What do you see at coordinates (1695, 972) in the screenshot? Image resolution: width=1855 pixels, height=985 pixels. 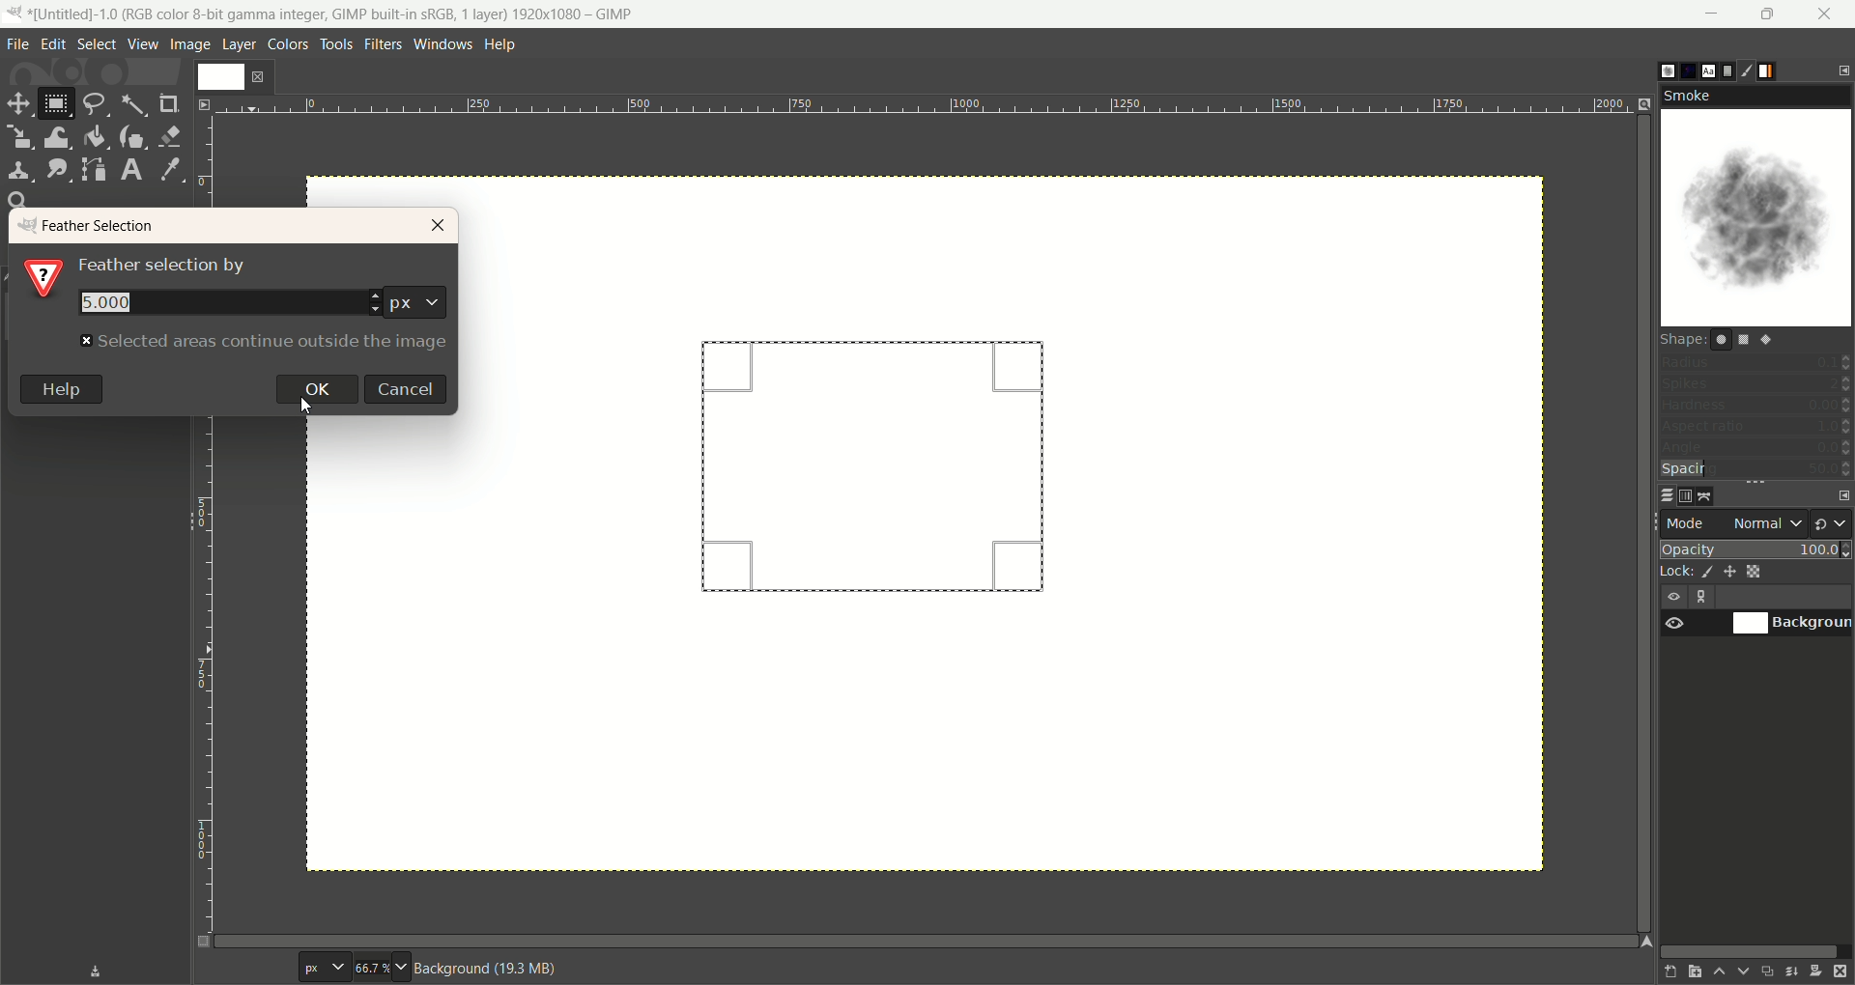 I see `create a new layer` at bounding box center [1695, 972].